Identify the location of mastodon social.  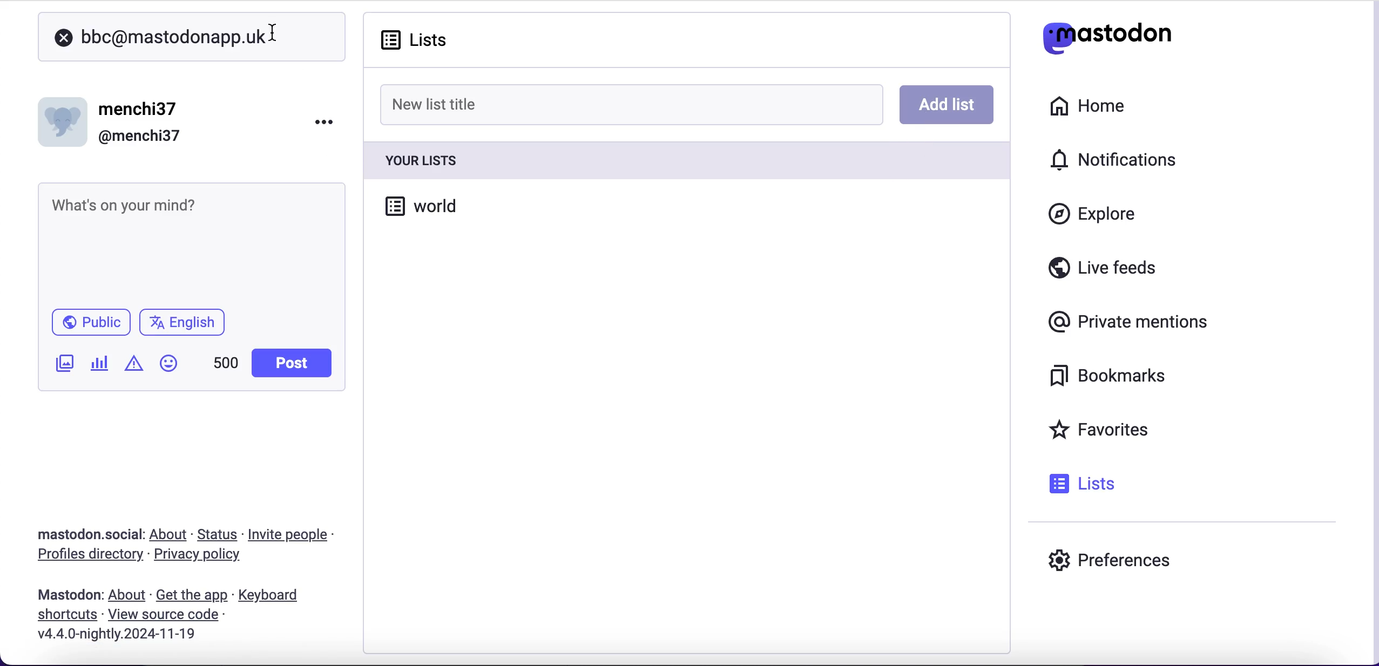
(76, 535).